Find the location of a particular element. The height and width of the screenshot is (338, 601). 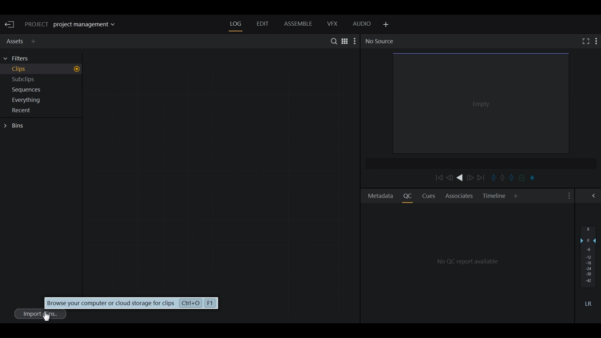

Assets is located at coordinates (14, 40).